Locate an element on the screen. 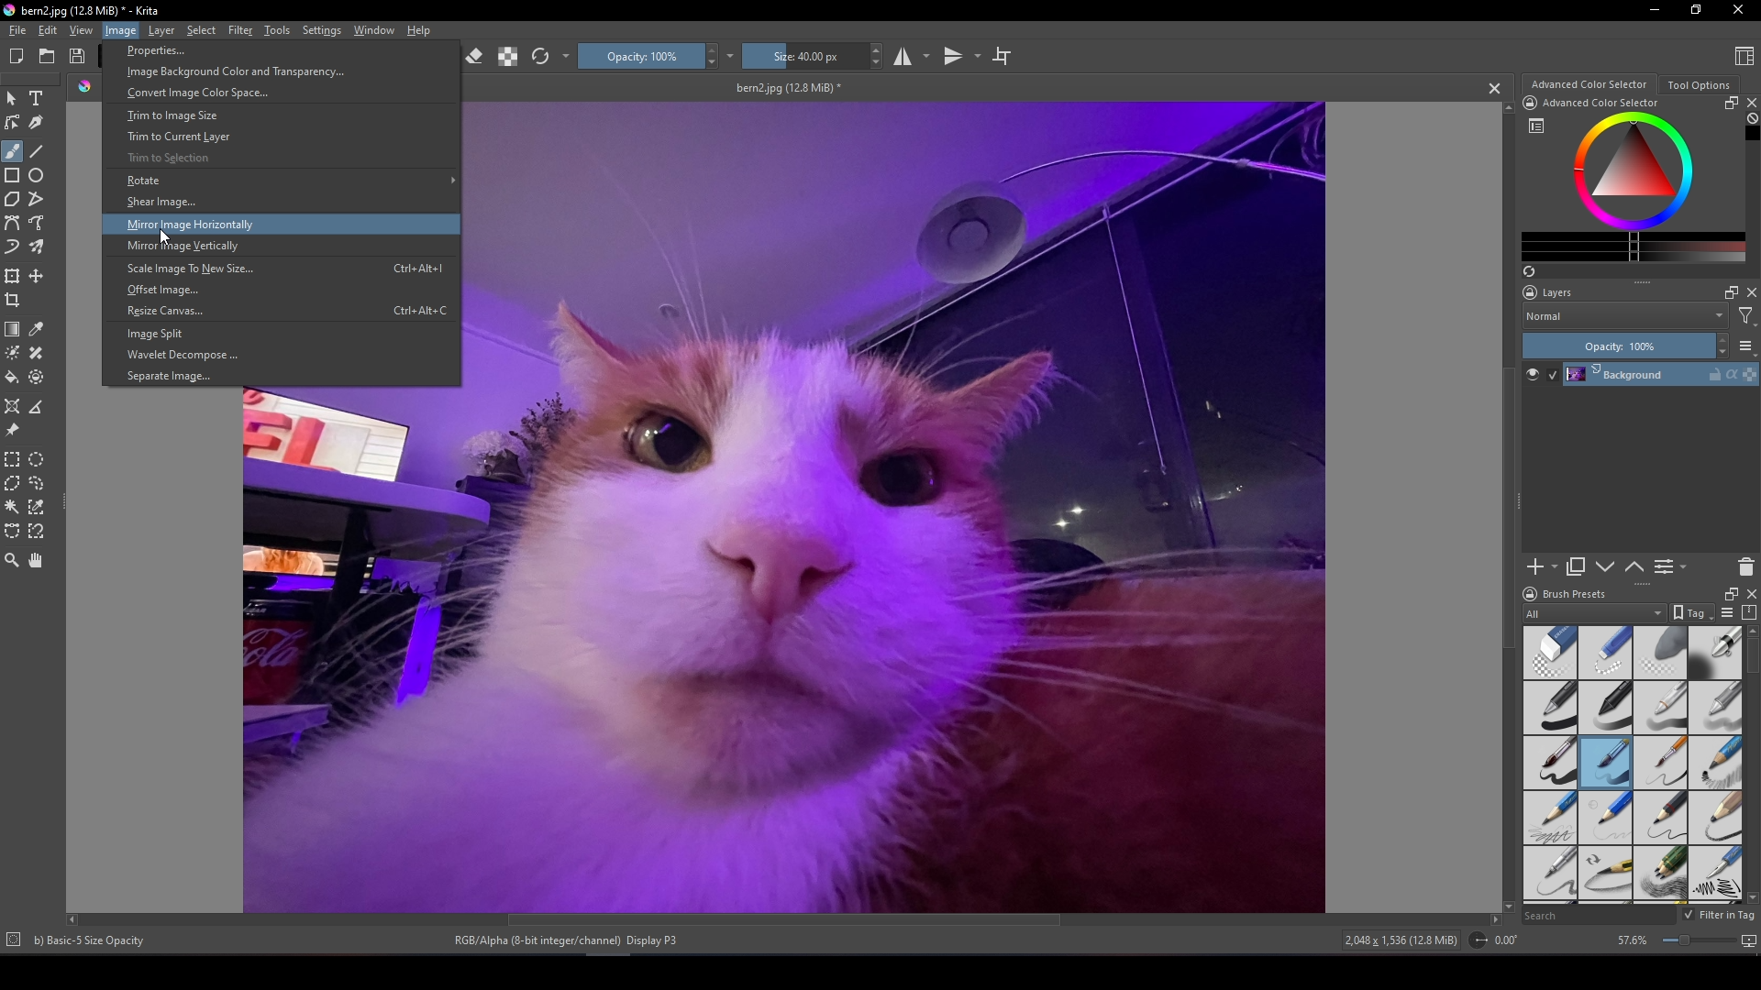 This screenshot has width=1761, height=990. Restore down is located at coordinates (1696, 11).